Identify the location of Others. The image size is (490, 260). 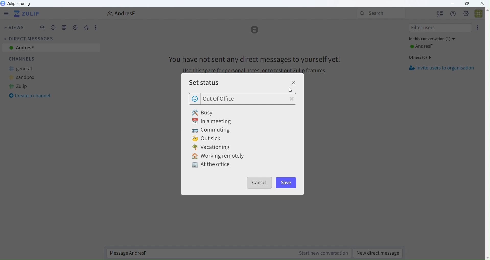
(420, 57).